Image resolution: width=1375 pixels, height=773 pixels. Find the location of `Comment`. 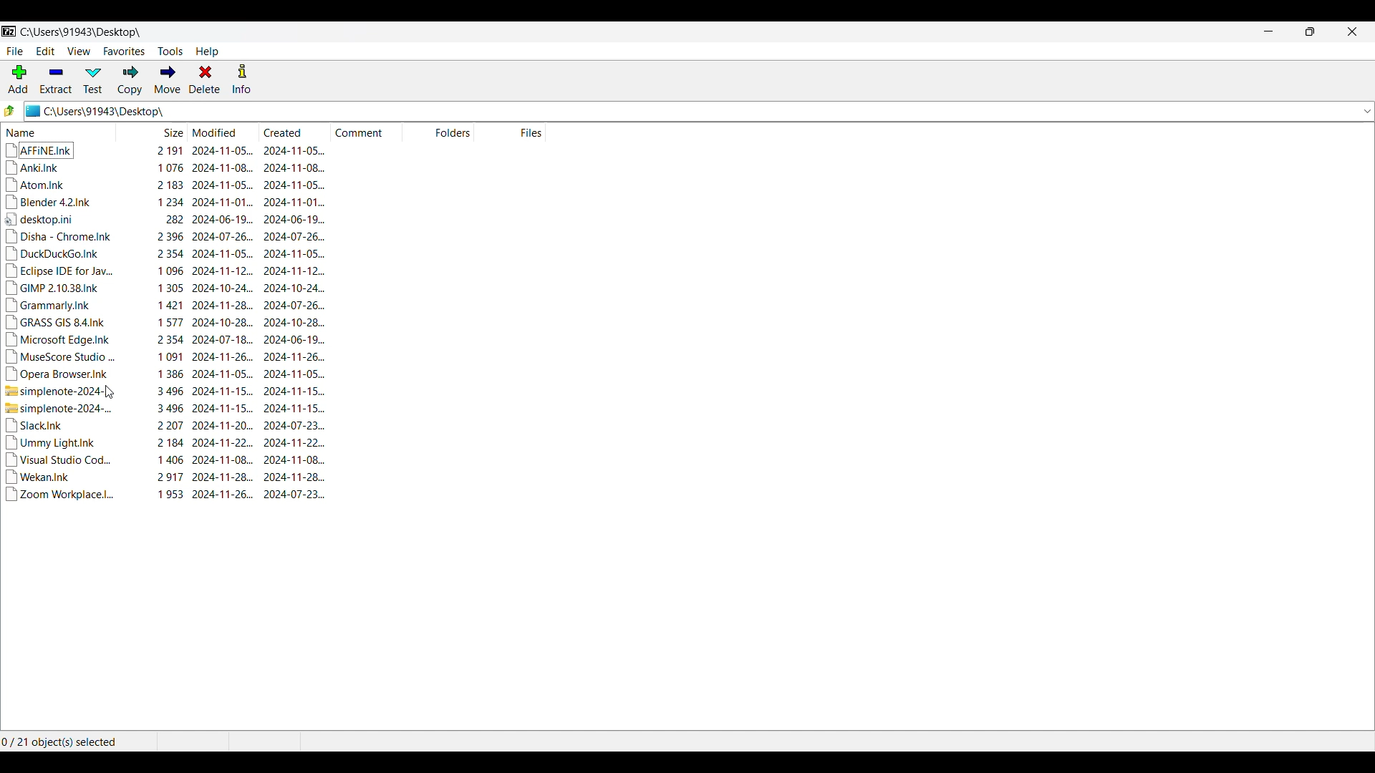

Comment is located at coordinates (366, 132).